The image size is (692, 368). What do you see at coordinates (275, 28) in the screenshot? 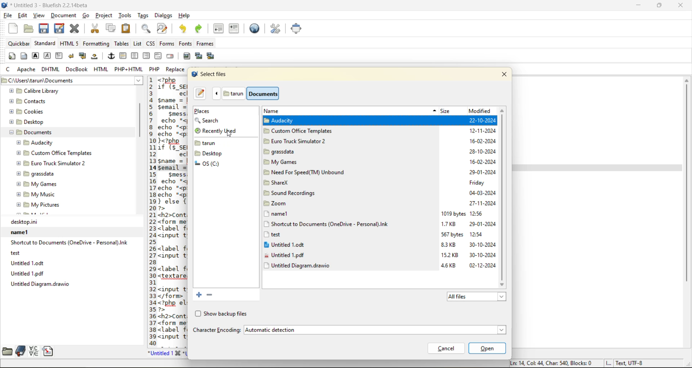
I see `edit preferences` at bounding box center [275, 28].